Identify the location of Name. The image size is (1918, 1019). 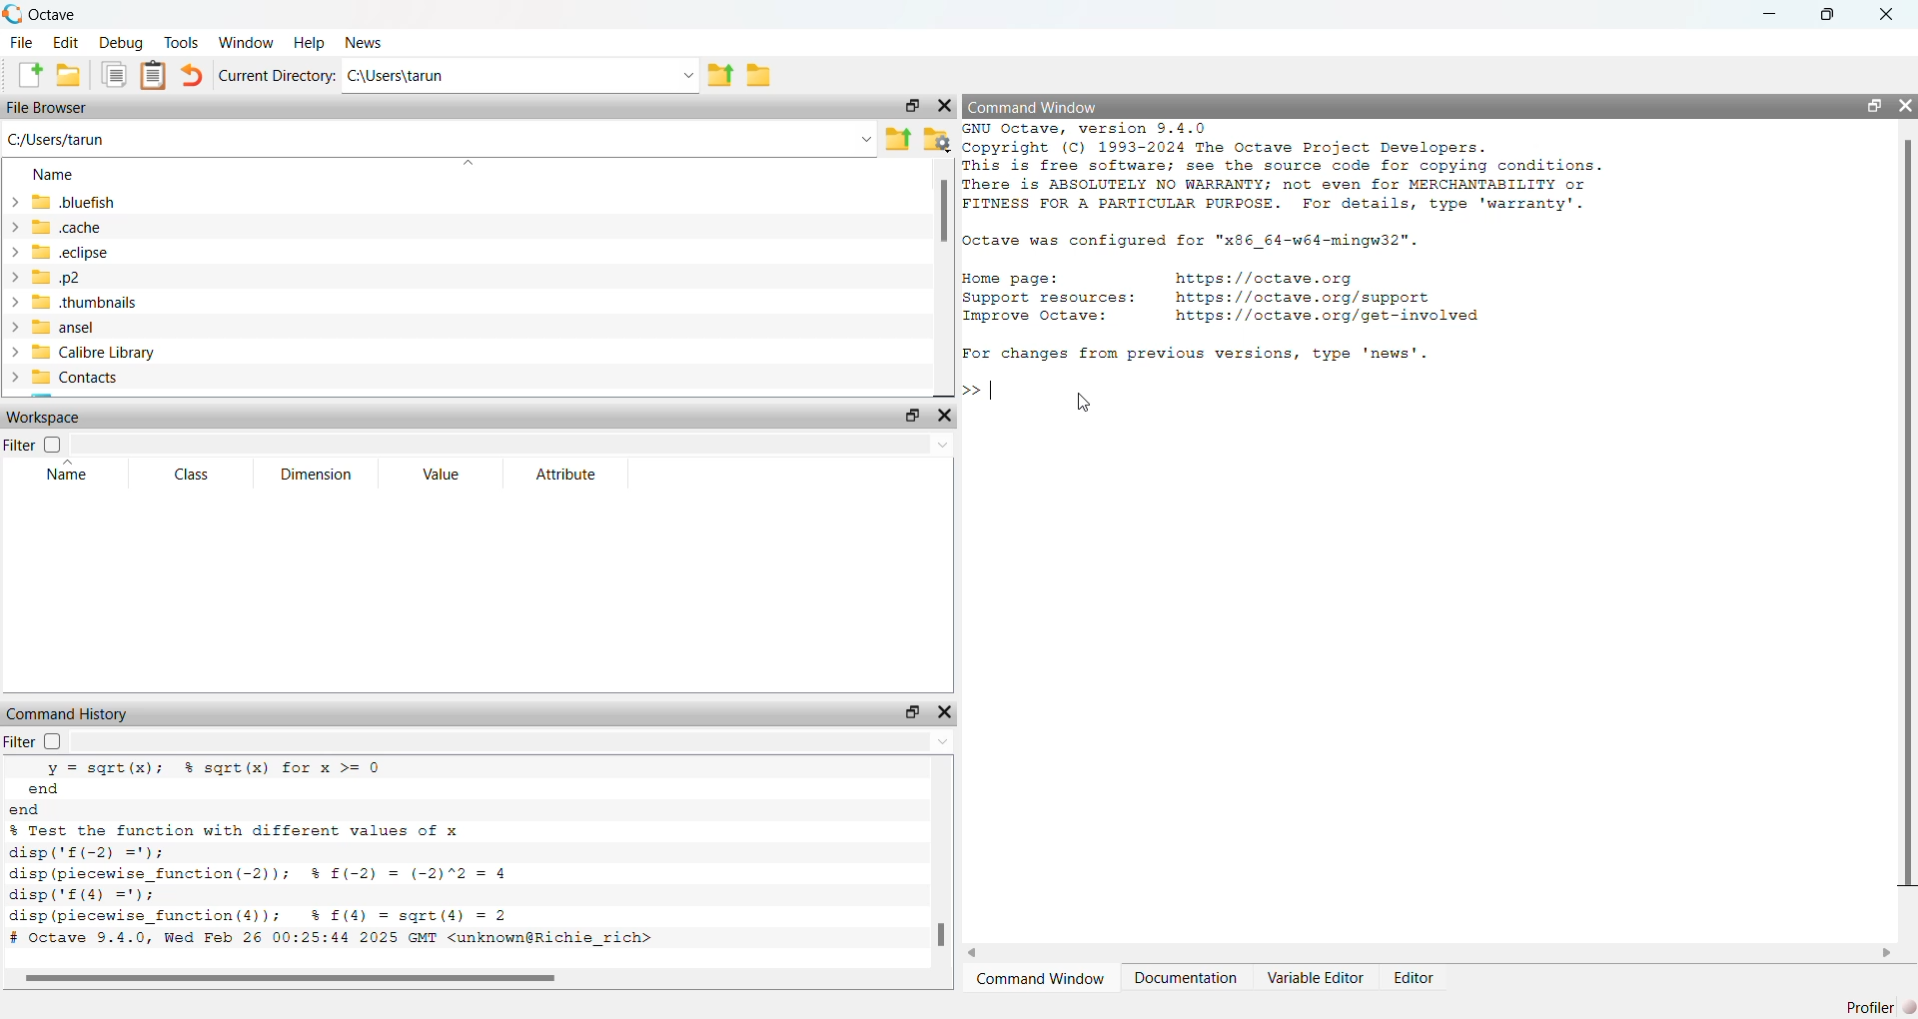
(72, 474).